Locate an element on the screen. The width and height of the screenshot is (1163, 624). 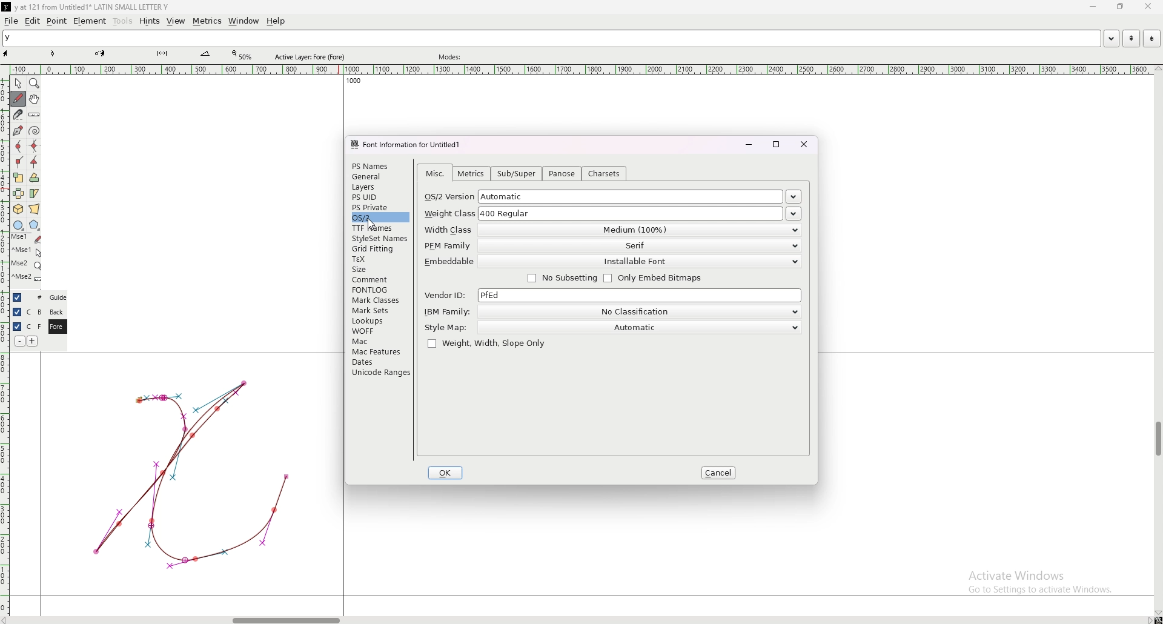
add a point, then drag out its control points is located at coordinates (17, 130).